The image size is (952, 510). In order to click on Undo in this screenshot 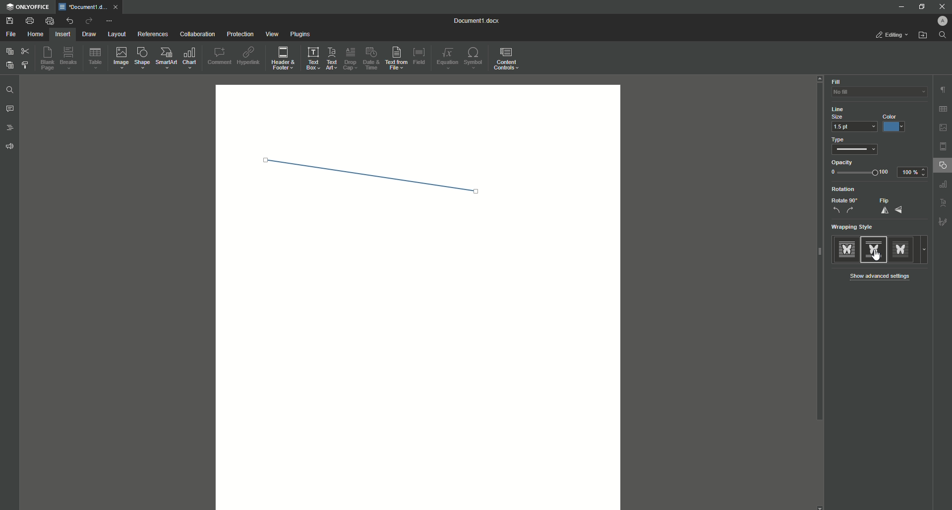, I will do `click(69, 20)`.